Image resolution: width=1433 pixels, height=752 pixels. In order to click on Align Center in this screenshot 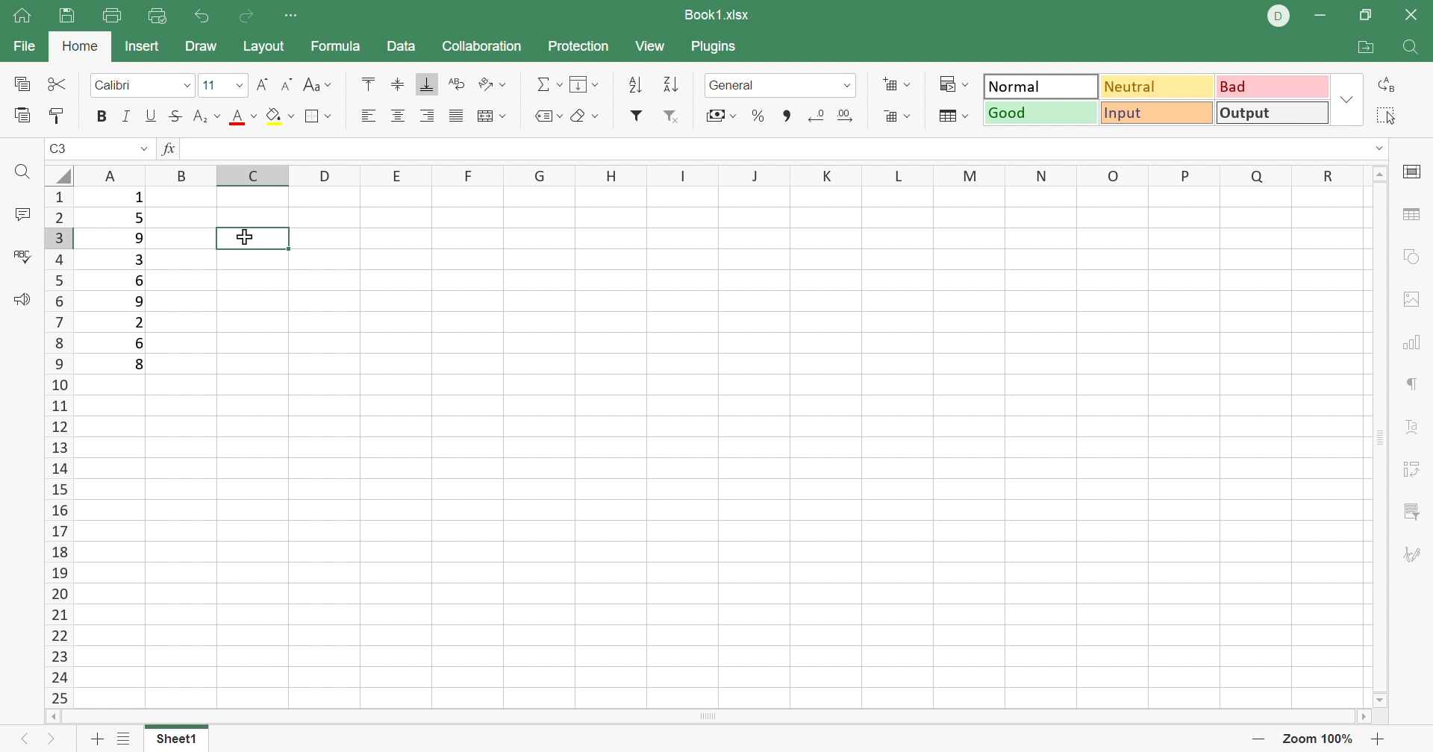, I will do `click(398, 116)`.